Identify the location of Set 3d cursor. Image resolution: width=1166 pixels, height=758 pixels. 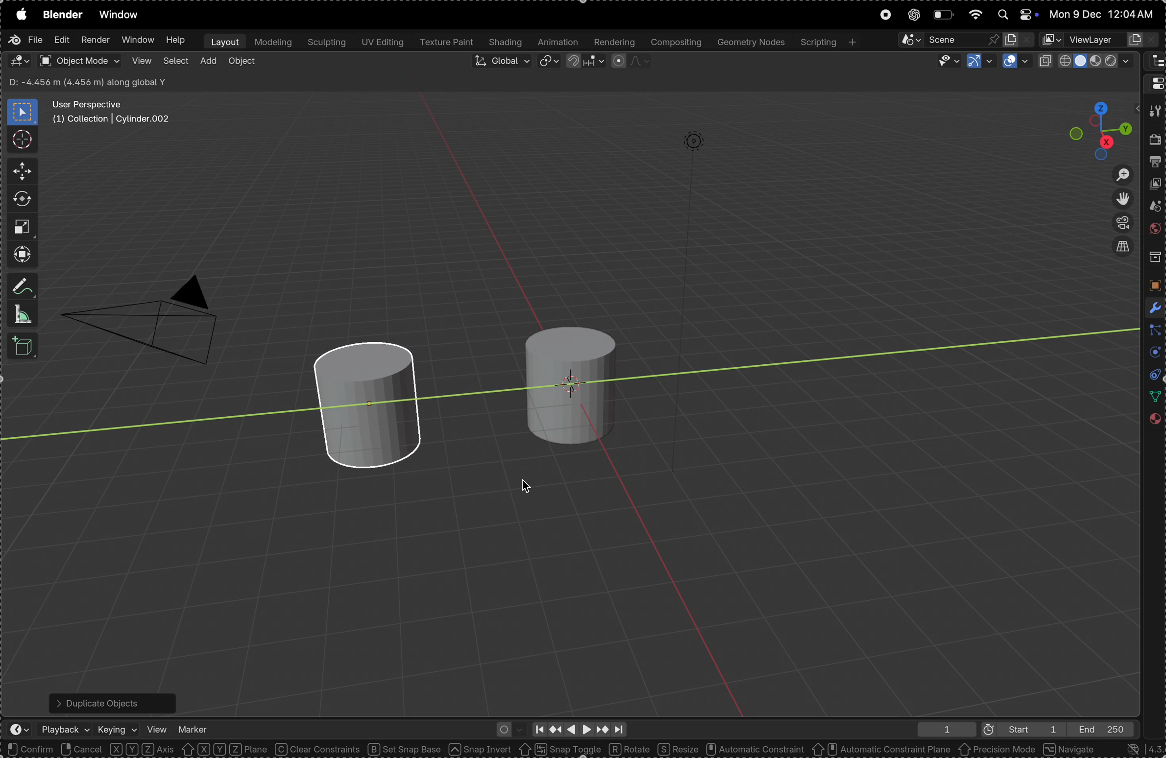
(188, 749).